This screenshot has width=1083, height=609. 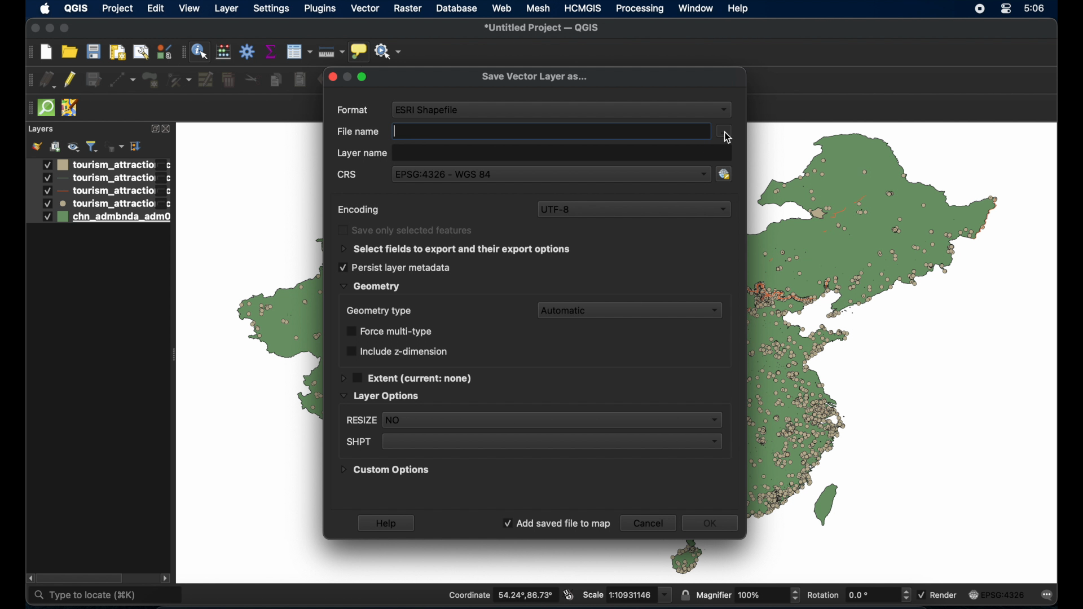 I want to click on extent, so click(x=407, y=377).